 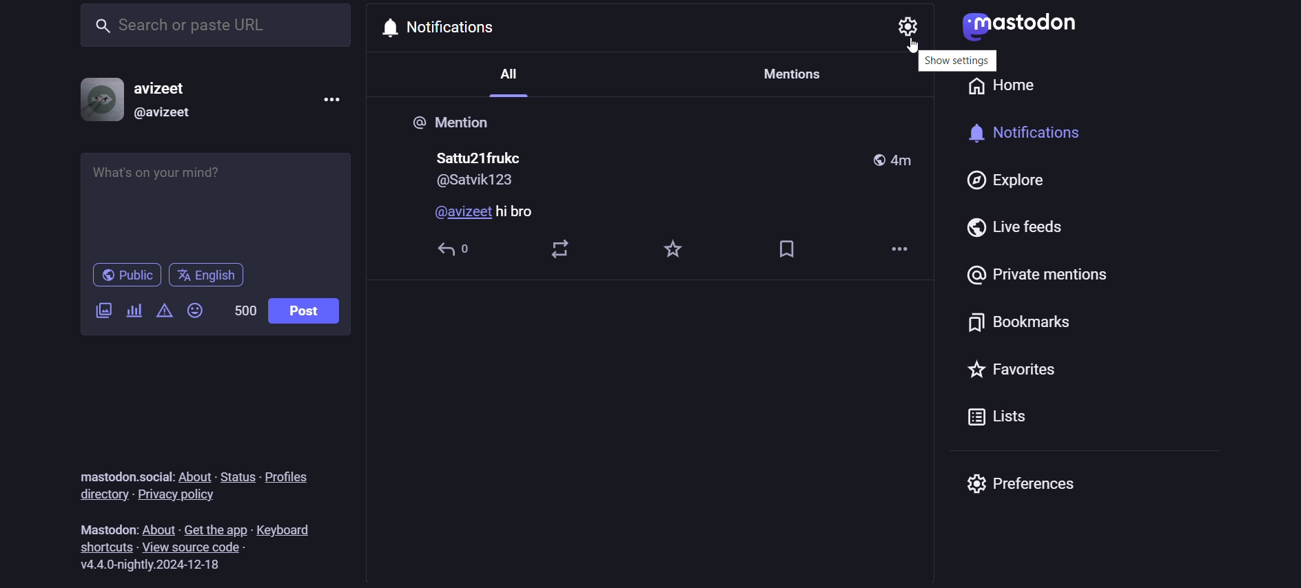 I want to click on global post, so click(x=876, y=160).